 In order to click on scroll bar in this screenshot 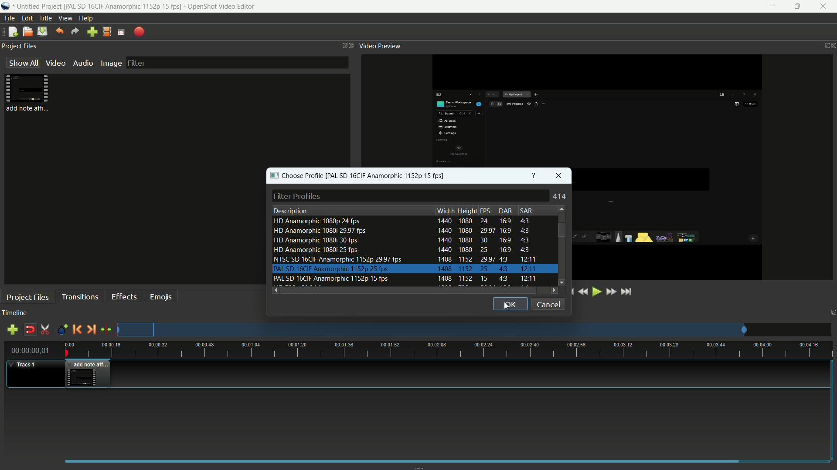, I will do `click(560, 229)`.